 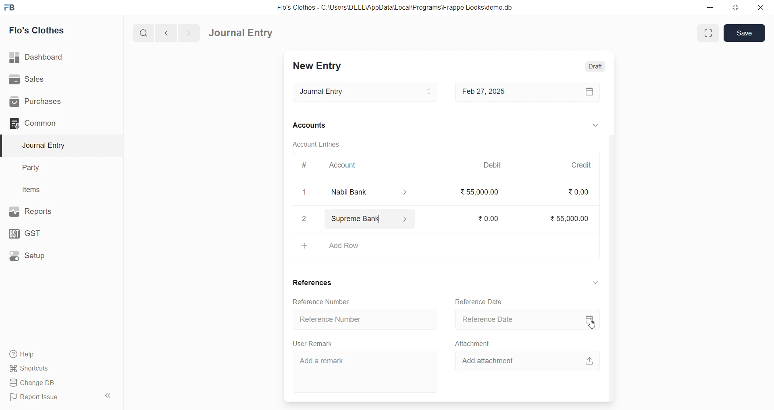 I want to click on Credit, so click(x=581, y=164).